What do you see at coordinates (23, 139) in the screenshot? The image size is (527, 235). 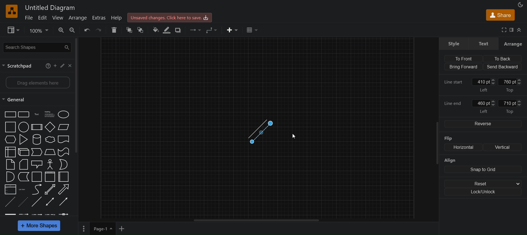 I see `Triangle` at bounding box center [23, 139].